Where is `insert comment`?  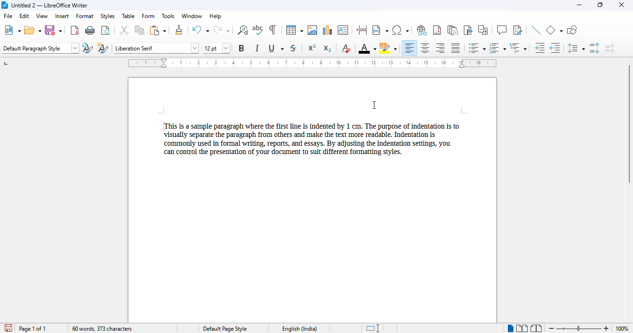 insert comment is located at coordinates (502, 30).